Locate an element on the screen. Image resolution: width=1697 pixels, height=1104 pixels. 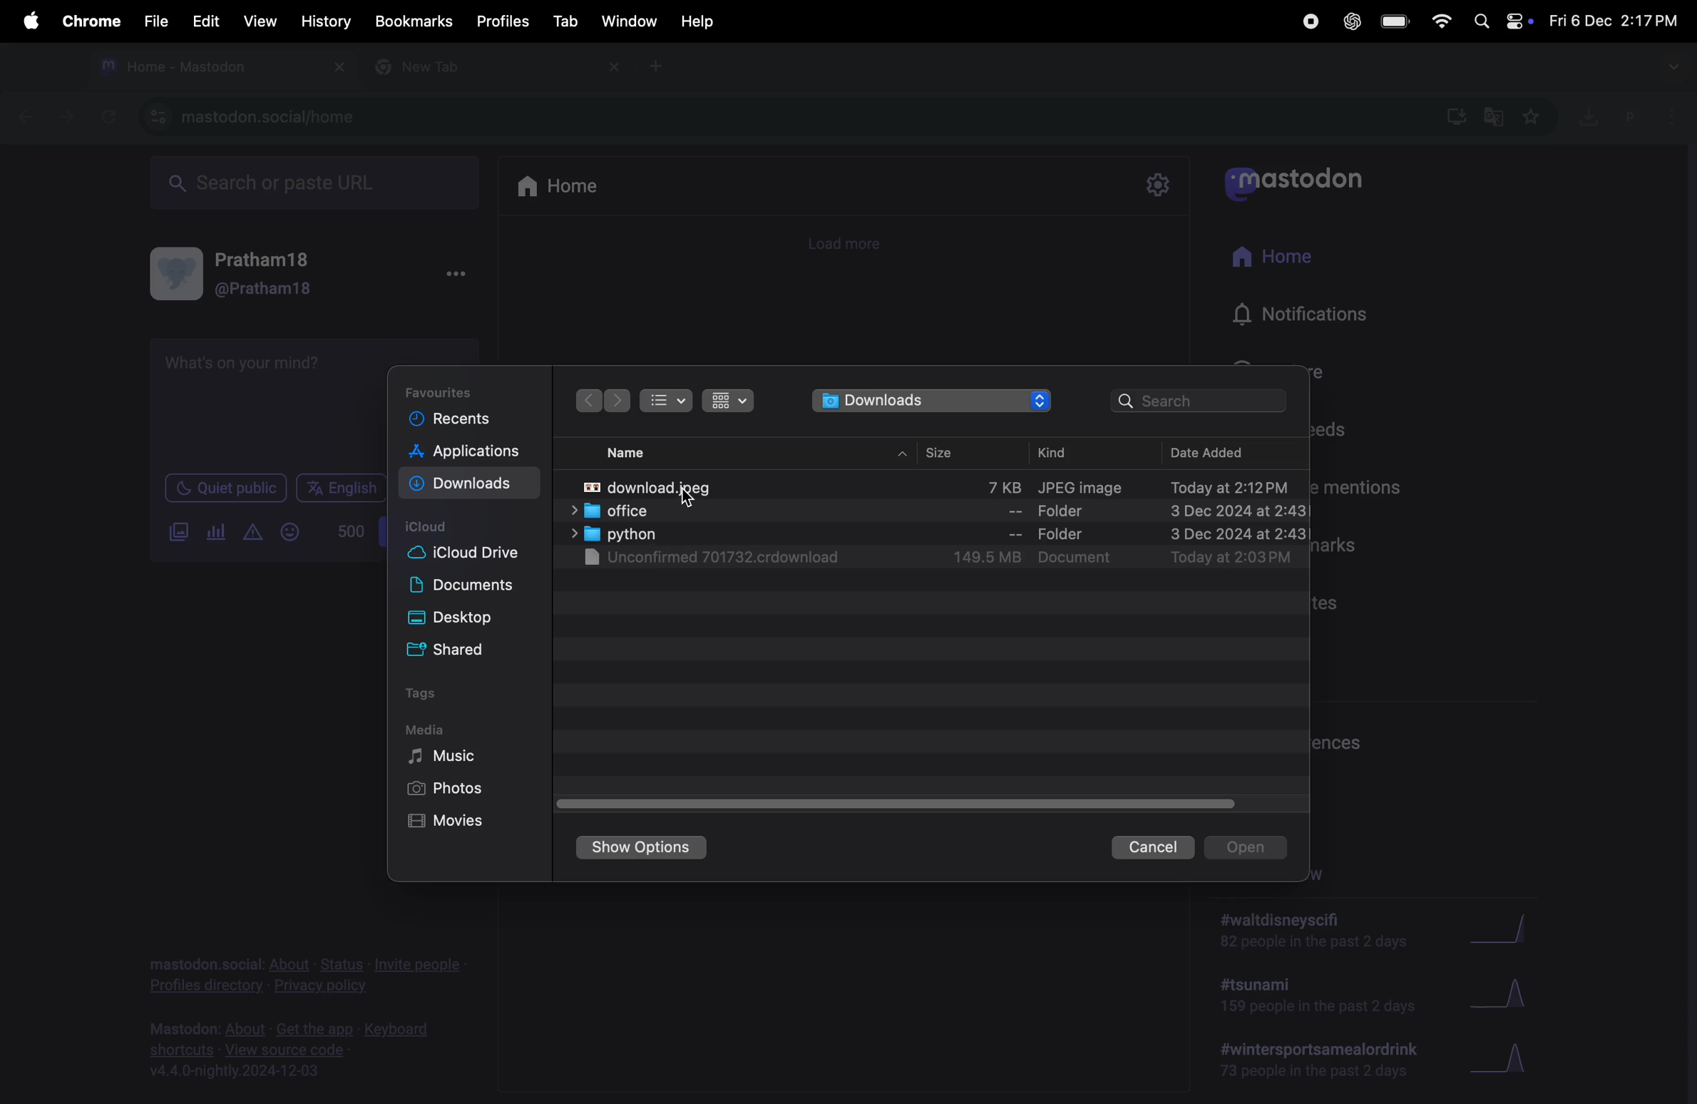
add image is located at coordinates (182, 534).